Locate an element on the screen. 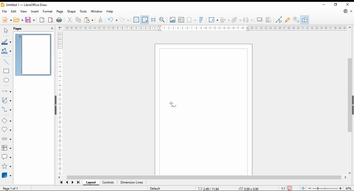 This screenshot has height=191, width=354. scroll bar is located at coordinates (205, 177).